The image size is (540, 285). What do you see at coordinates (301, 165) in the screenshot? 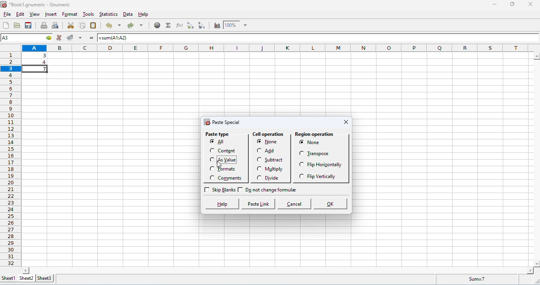
I see `Checkbox` at bounding box center [301, 165].